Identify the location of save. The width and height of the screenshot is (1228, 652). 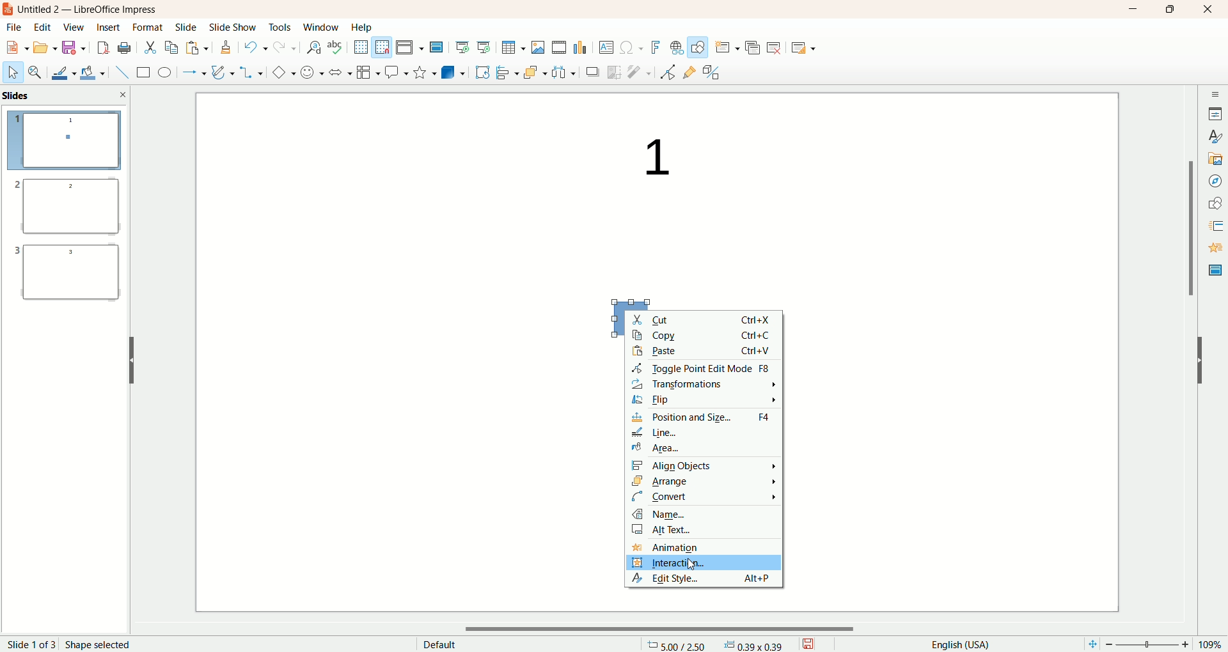
(74, 49).